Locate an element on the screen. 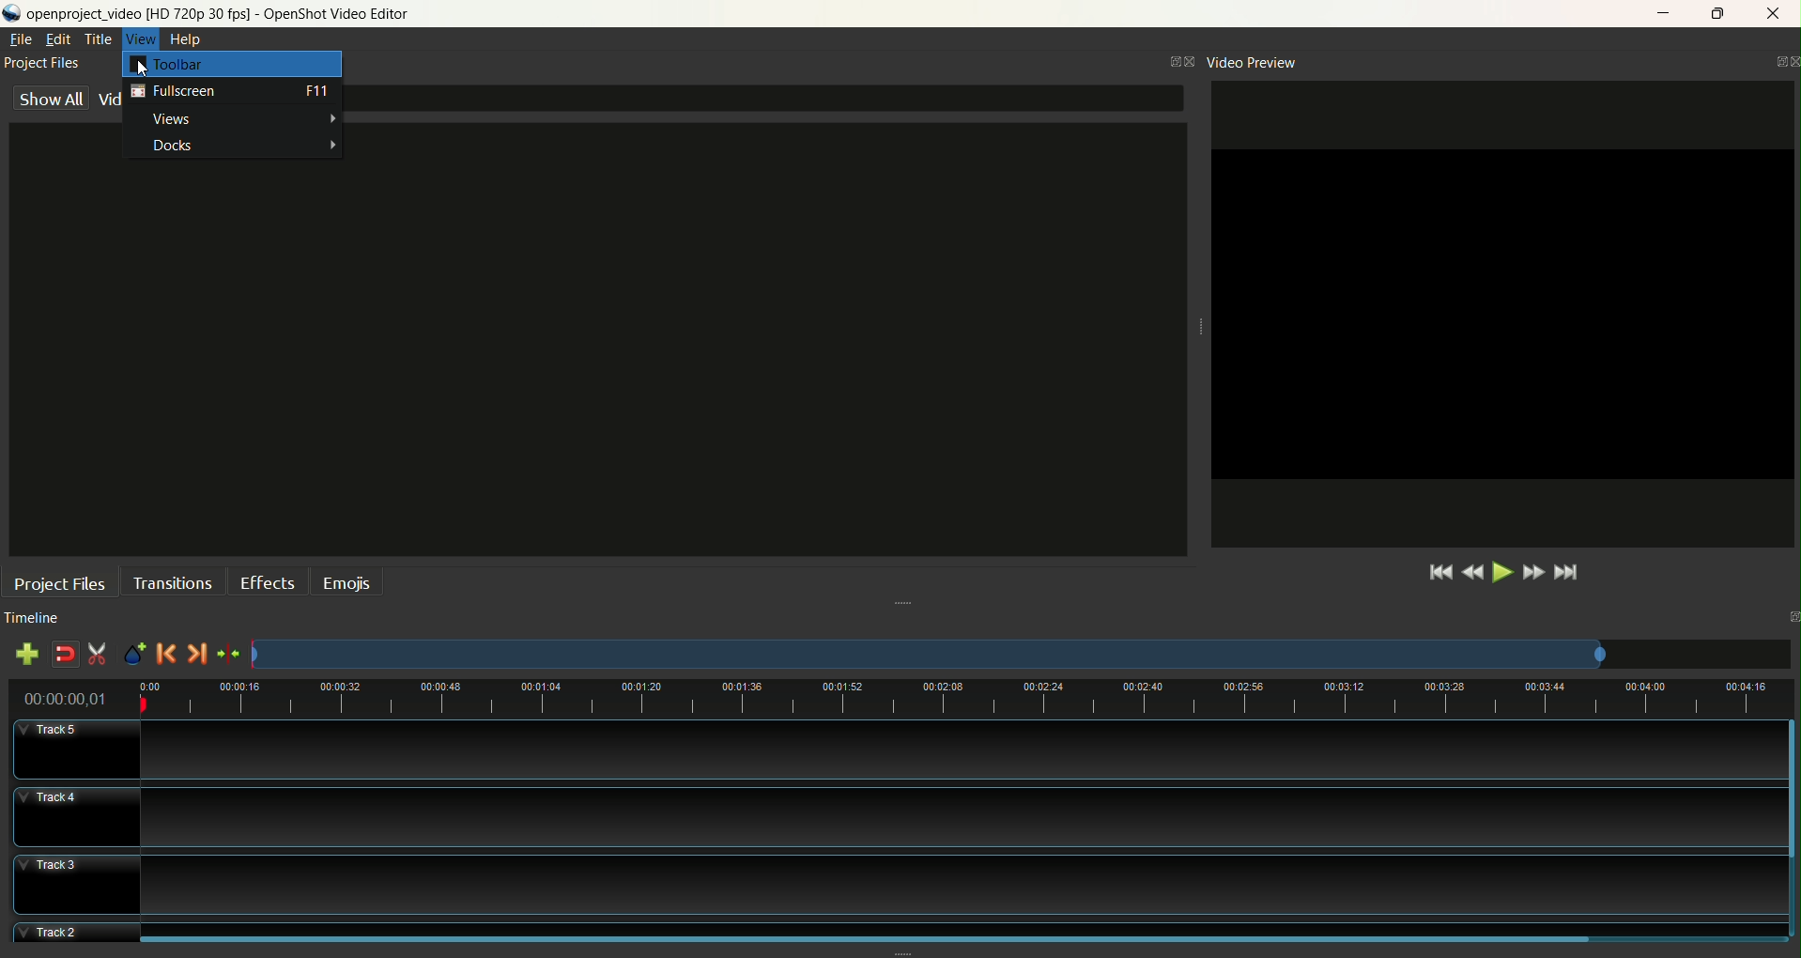  file name is located at coordinates (234, 14).